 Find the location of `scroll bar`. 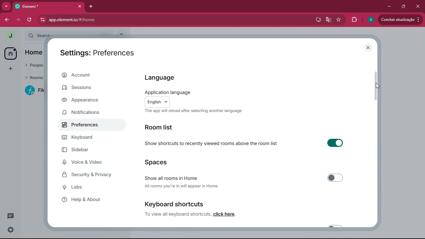

scroll bar is located at coordinates (375, 87).